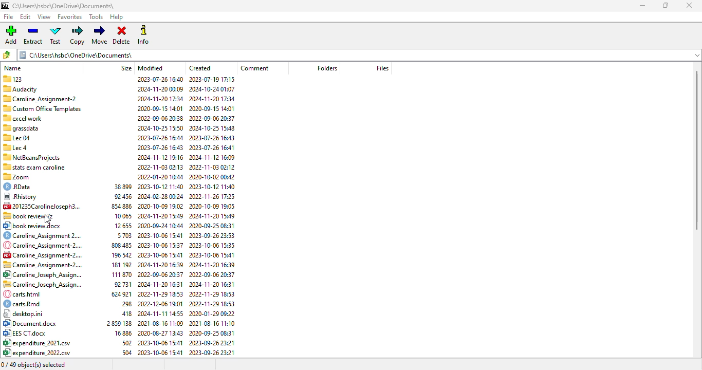  I want to click on “stats exam caroline, so click(34, 167).